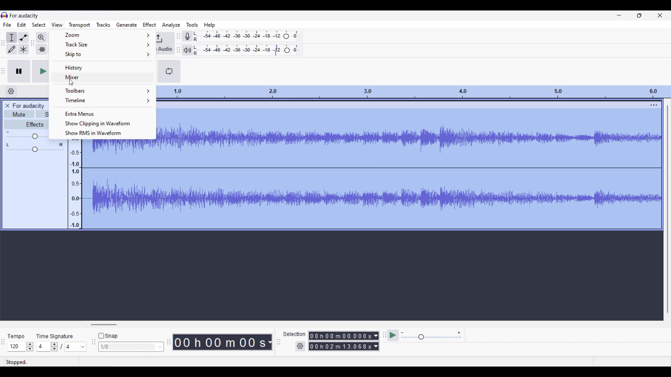 Image resolution: width=671 pixels, height=377 pixels. What do you see at coordinates (12, 49) in the screenshot?
I see `Draw tool` at bounding box center [12, 49].